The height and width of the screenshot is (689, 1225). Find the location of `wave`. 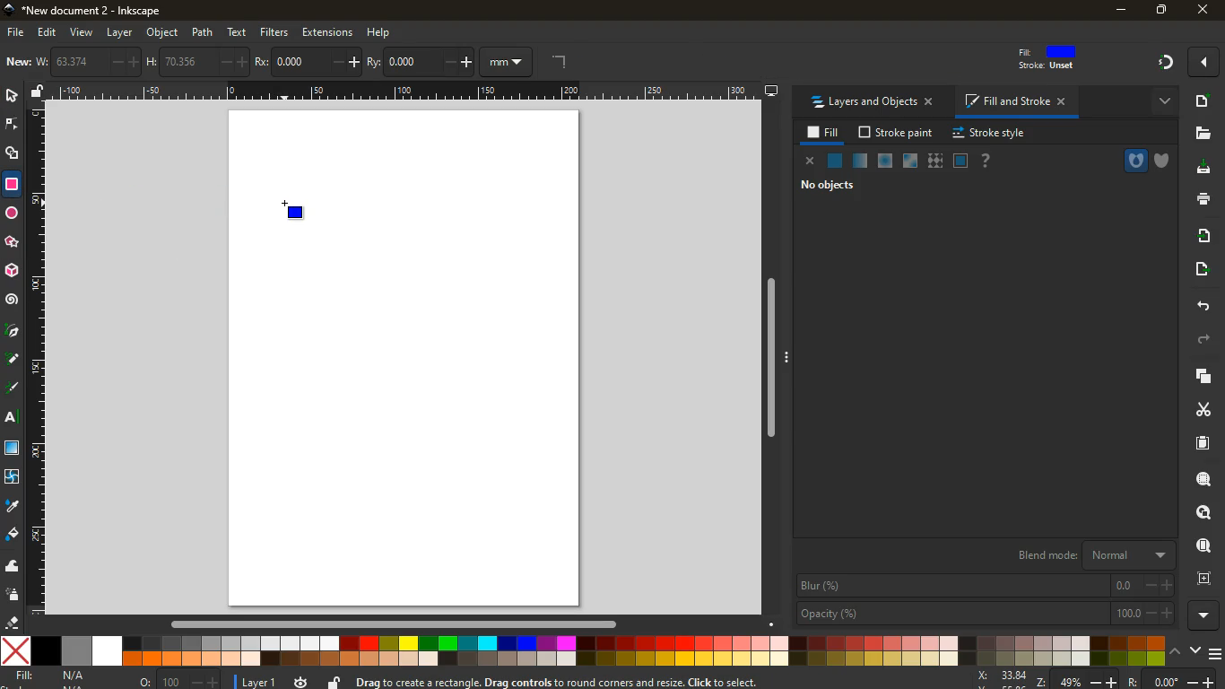

wave is located at coordinates (13, 566).